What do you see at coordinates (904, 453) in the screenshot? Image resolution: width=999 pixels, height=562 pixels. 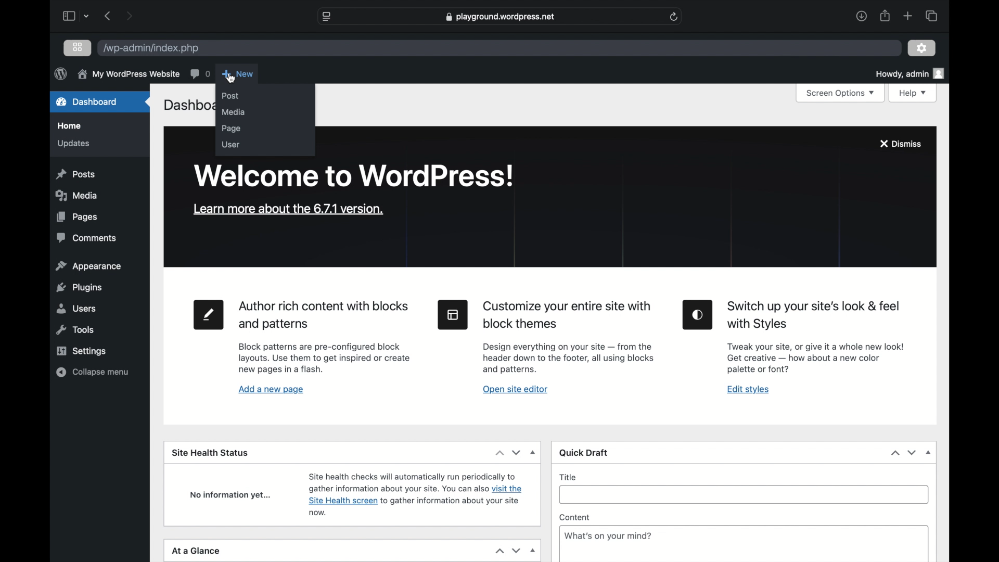 I see `stepper buttons` at bounding box center [904, 453].